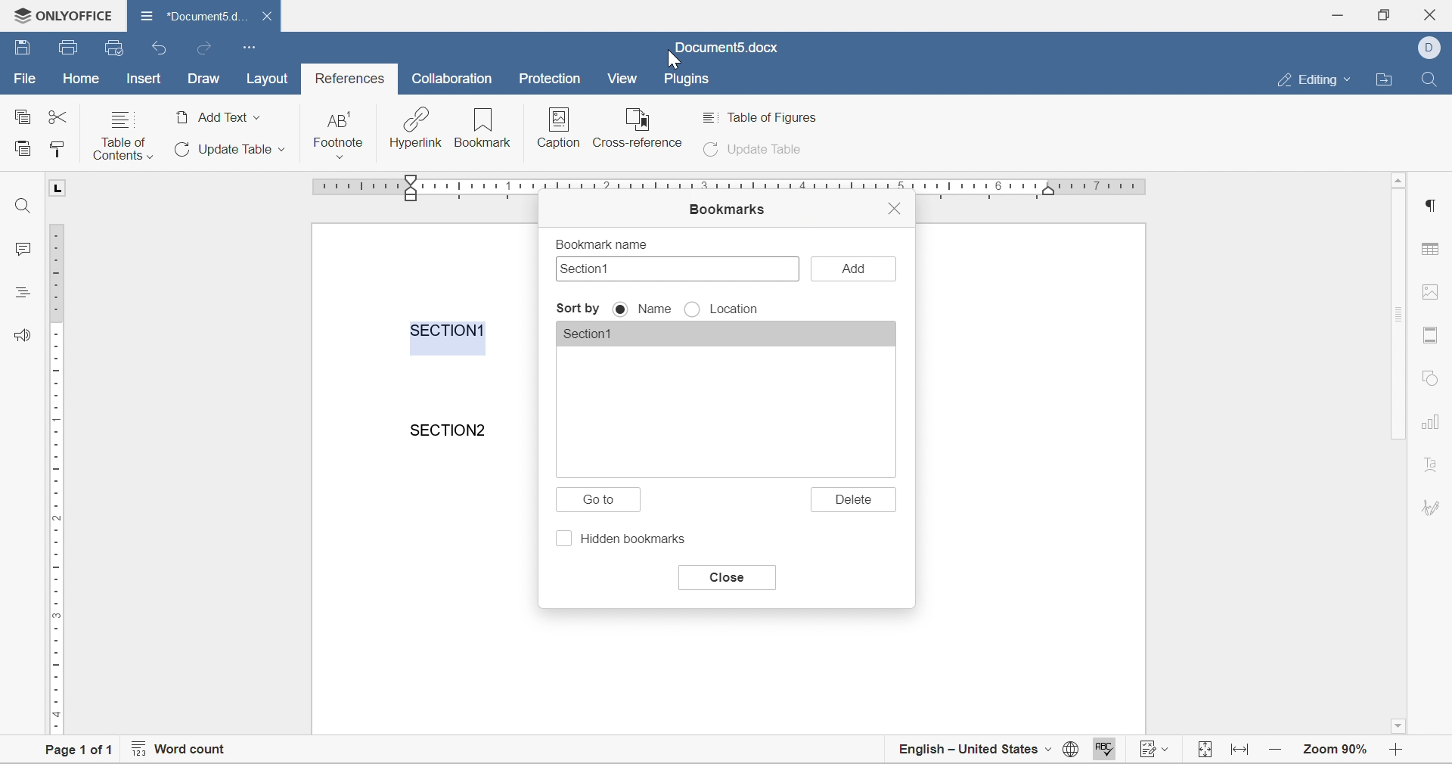  I want to click on zoom in, so click(1277, 748).